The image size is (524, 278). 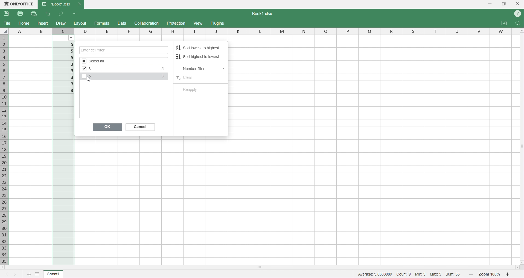 What do you see at coordinates (141, 128) in the screenshot?
I see `Cancel` at bounding box center [141, 128].